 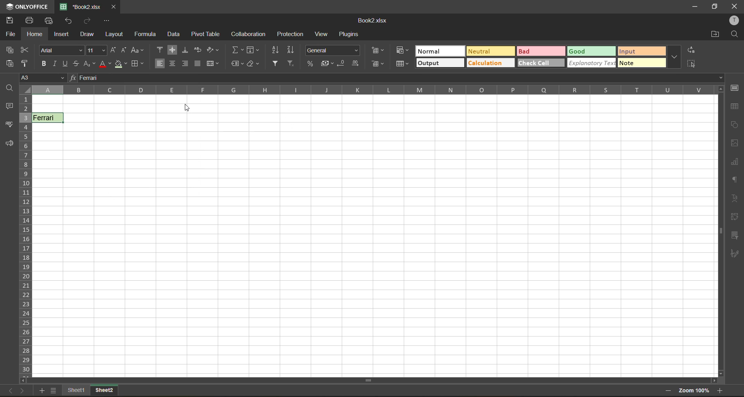 I want to click on accounting, so click(x=327, y=63).